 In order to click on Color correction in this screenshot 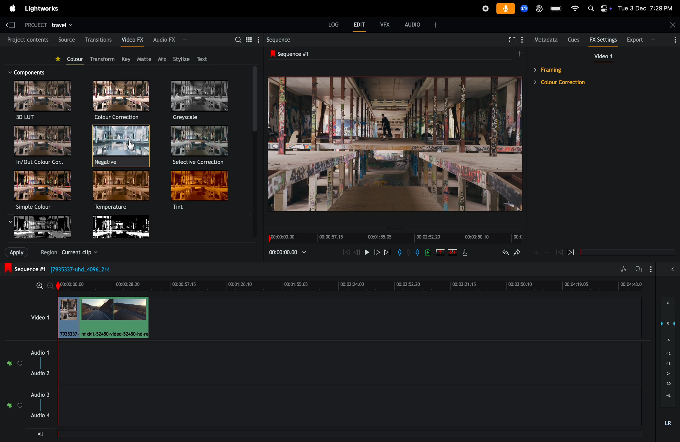, I will do `click(122, 101)`.